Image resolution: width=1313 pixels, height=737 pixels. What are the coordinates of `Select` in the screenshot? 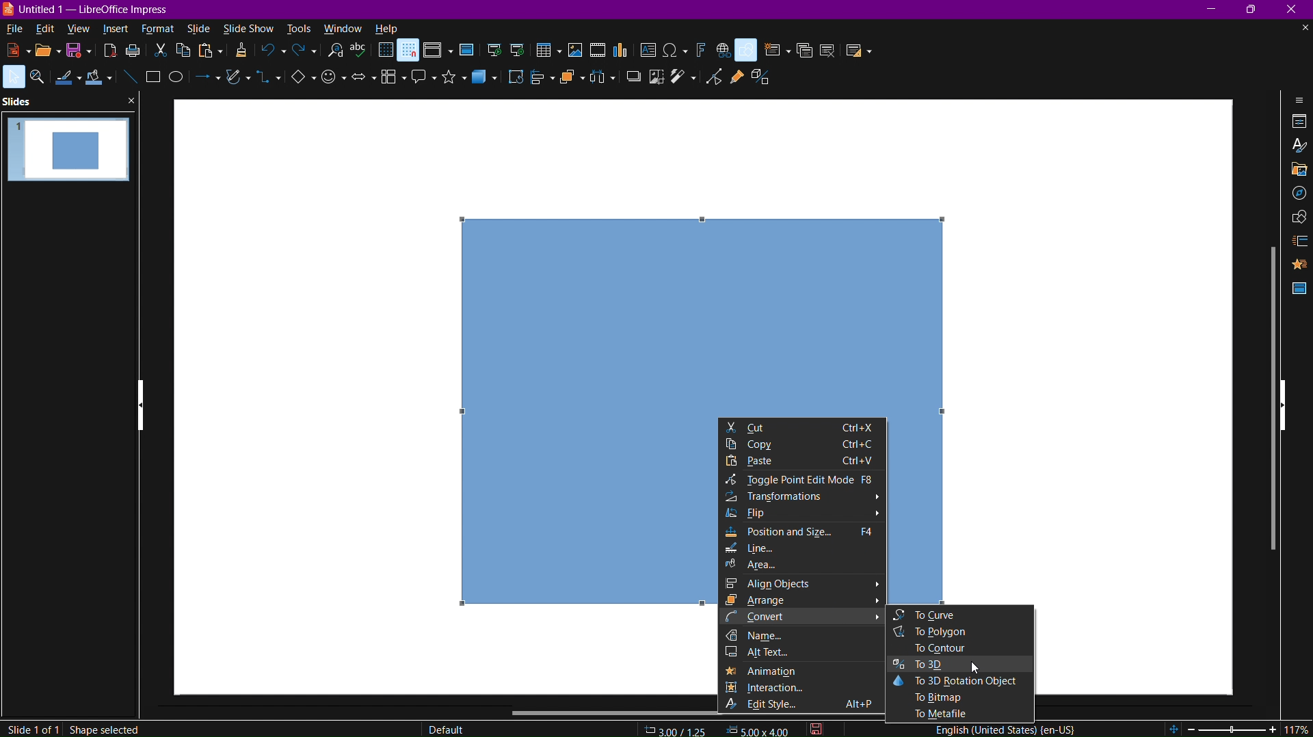 It's located at (13, 77).